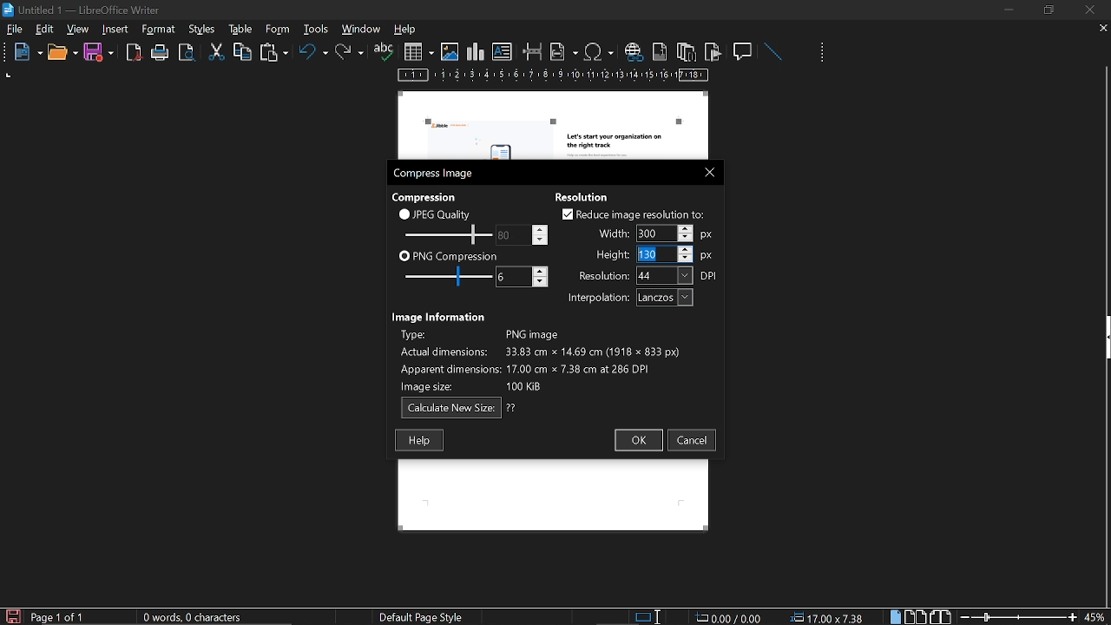 The image size is (1111, 625). What do you see at coordinates (362, 29) in the screenshot?
I see `window` at bounding box center [362, 29].